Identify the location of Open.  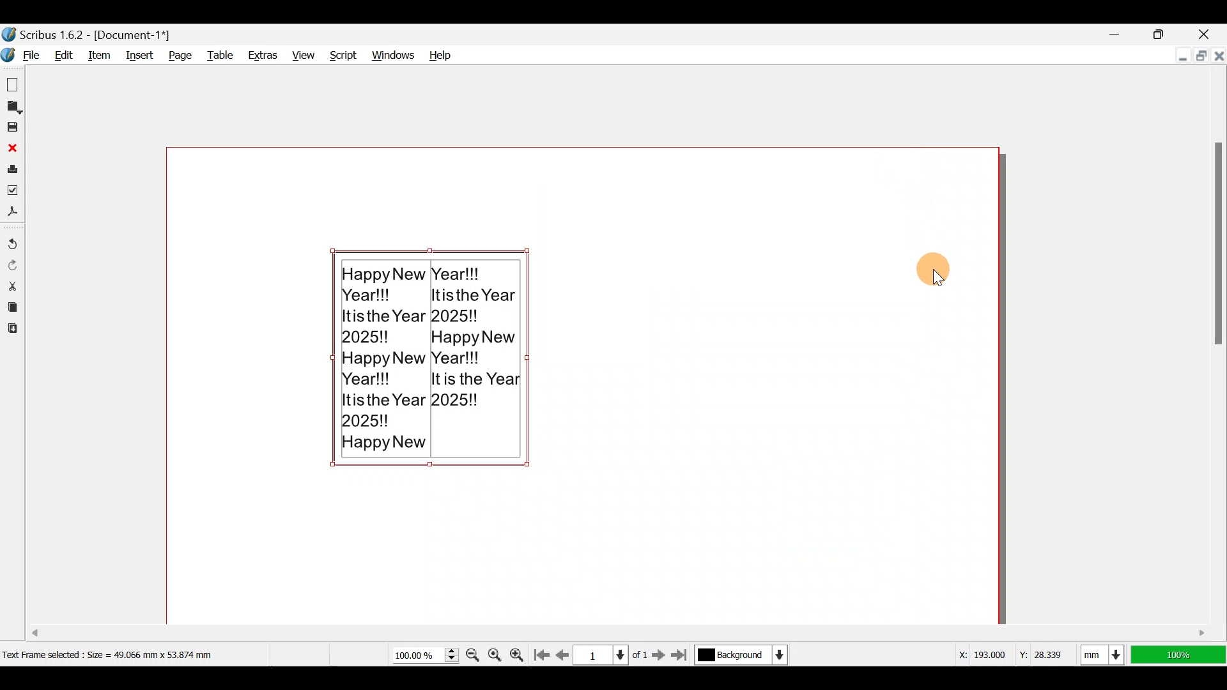
(14, 107).